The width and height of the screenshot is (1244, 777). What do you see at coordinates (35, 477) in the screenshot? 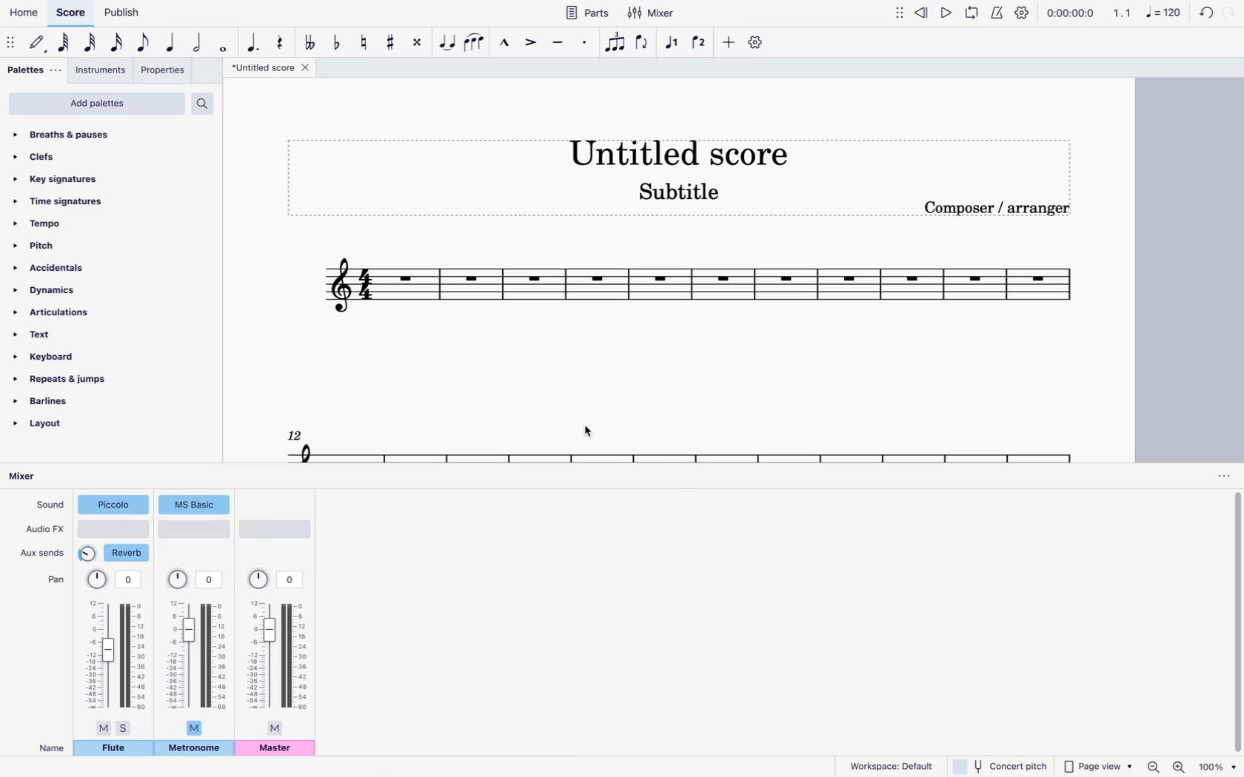
I see `mixer` at bounding box center [35, 477].